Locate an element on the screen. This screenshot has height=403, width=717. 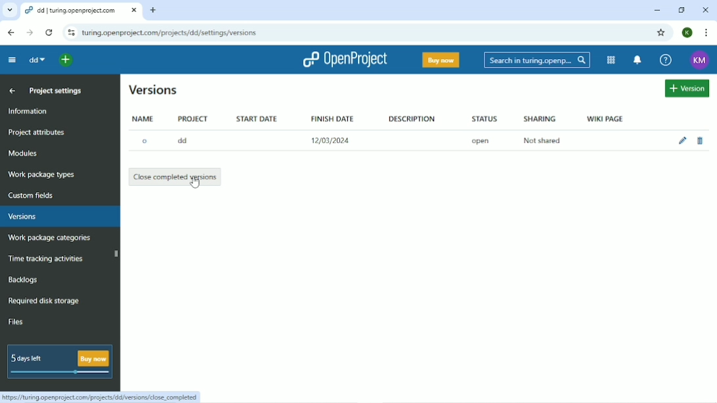
open is located at coordinates (481, 140).